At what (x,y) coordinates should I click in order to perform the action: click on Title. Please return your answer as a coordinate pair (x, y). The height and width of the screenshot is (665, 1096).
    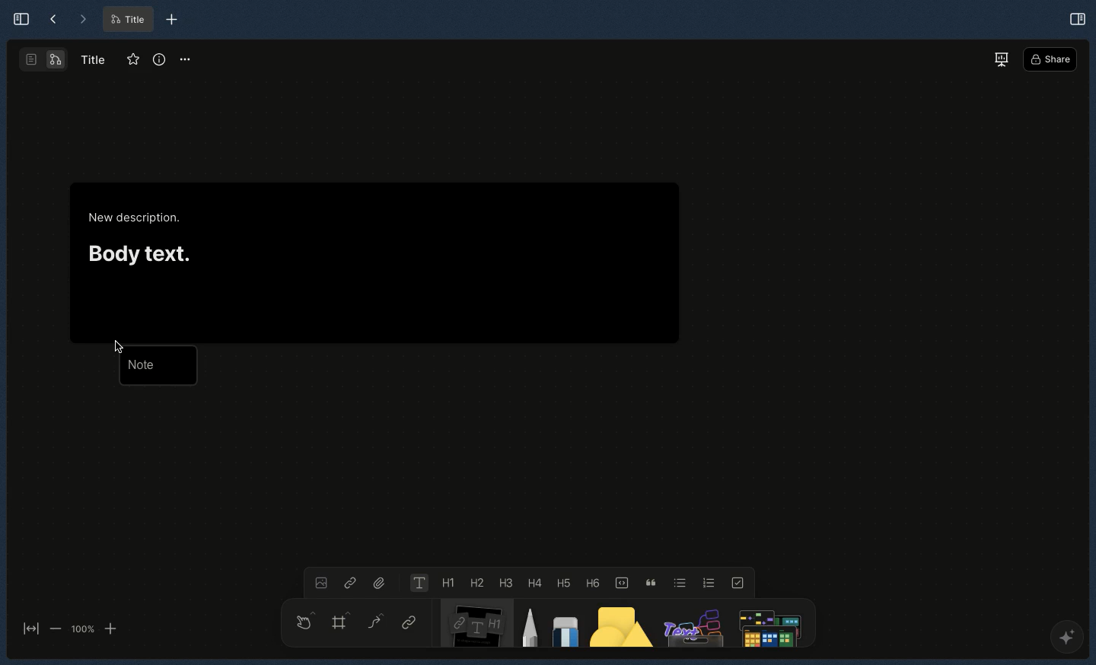
    Looking at the image, I should click on (126, 20).